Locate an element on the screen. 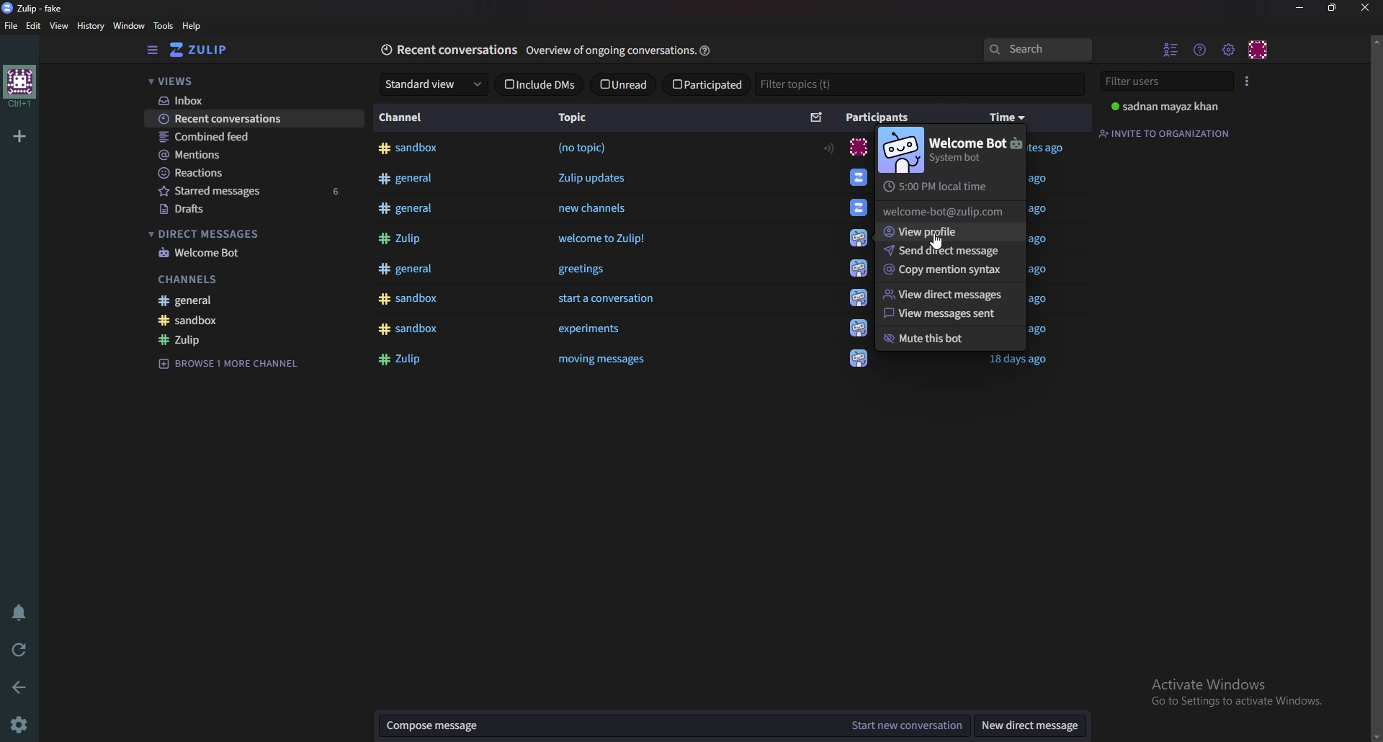 Image resolution: width=1383 pixels, height=742 pixels. View is located at coordinates (58, 25).